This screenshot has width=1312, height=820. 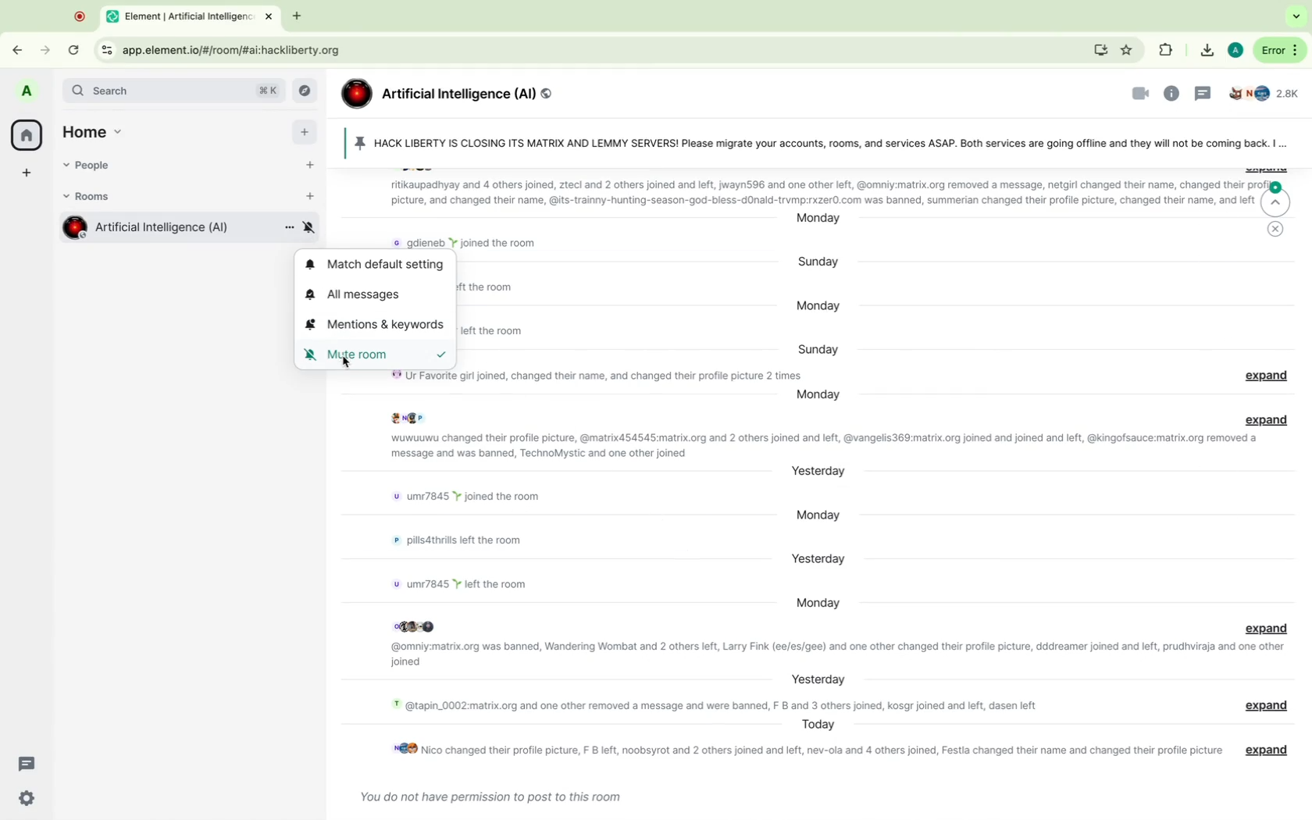 What do you see at coordinates (28, 91) in the screenshot?
I see `profile` at bounding box center [28, 91].